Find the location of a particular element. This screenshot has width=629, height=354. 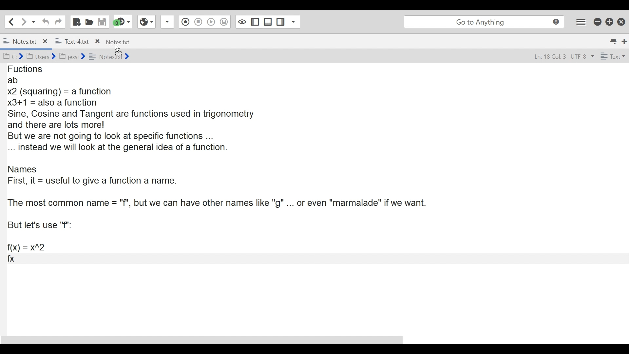

New File is located at coordinates (76, 21).